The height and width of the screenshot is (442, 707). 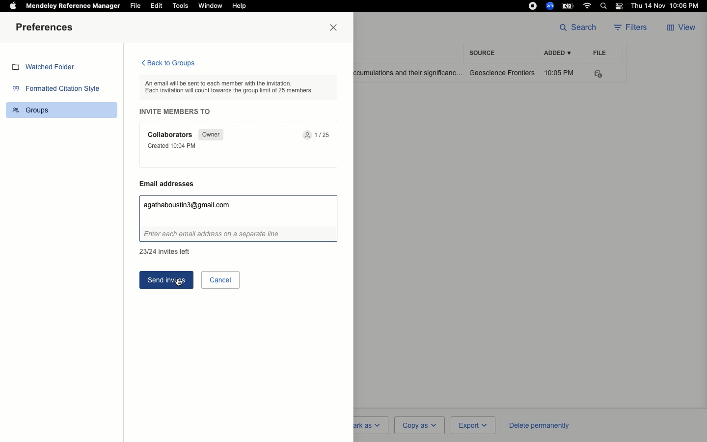 I want to click on cursor, so click(x=179, y=283).